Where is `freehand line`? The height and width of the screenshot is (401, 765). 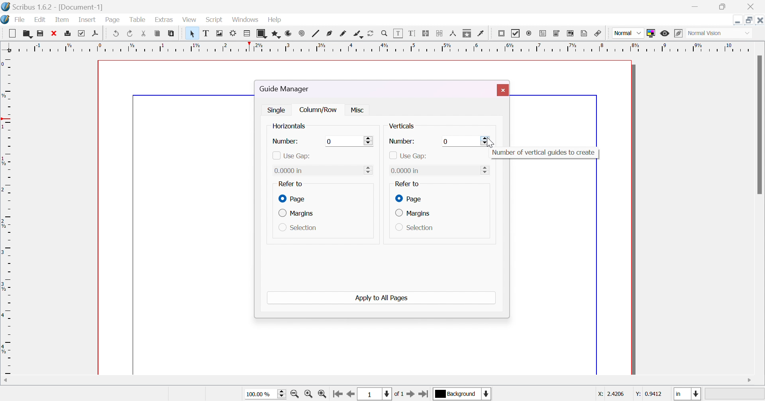 freehand line is located at coordinates (345, 34).